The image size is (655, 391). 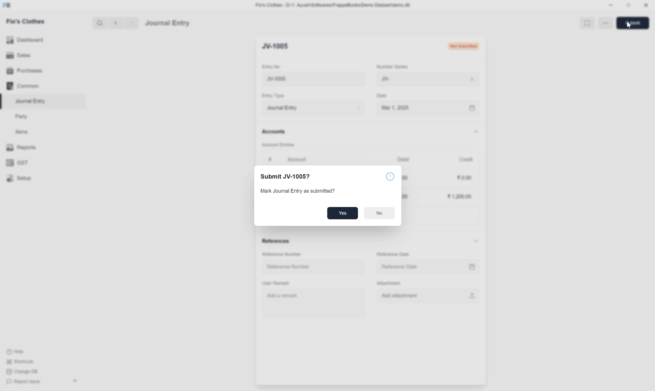 I want to click on Reference Number, so click(x=289, y=267).